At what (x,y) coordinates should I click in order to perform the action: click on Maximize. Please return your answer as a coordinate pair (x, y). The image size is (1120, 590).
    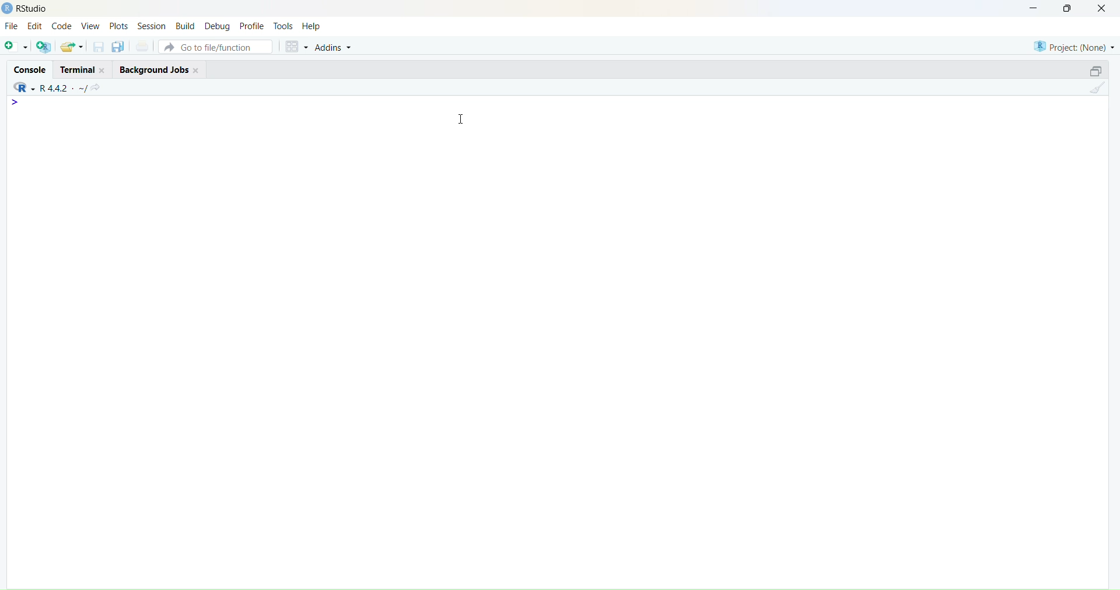
    Looking at the image, I should click on (1067, 10).